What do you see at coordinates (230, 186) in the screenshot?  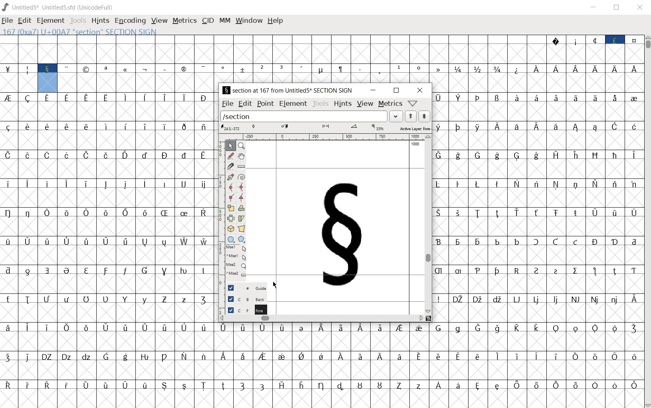 I see `add a curve point` at bounding box center [230, 186].